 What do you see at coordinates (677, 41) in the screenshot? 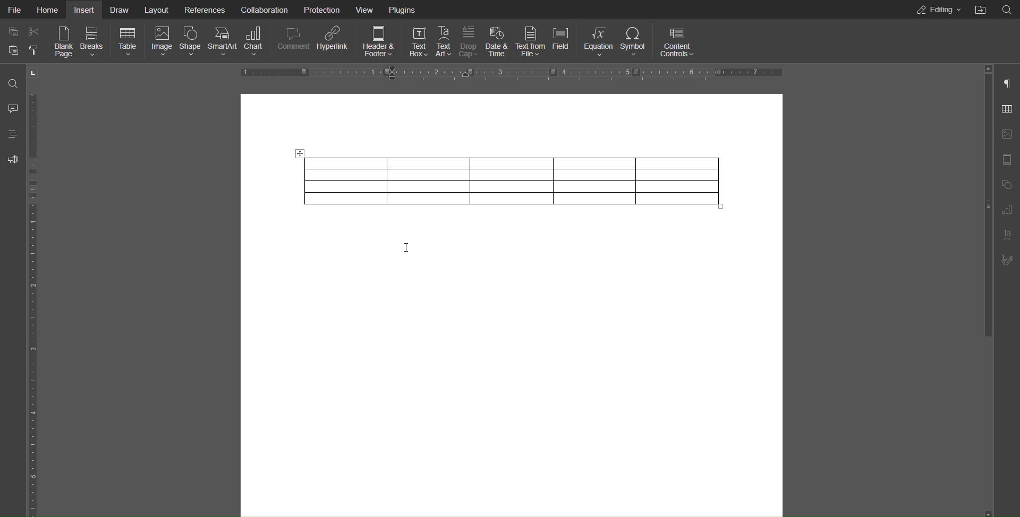
I see `Content Controls` at bounding box center [677, 41].